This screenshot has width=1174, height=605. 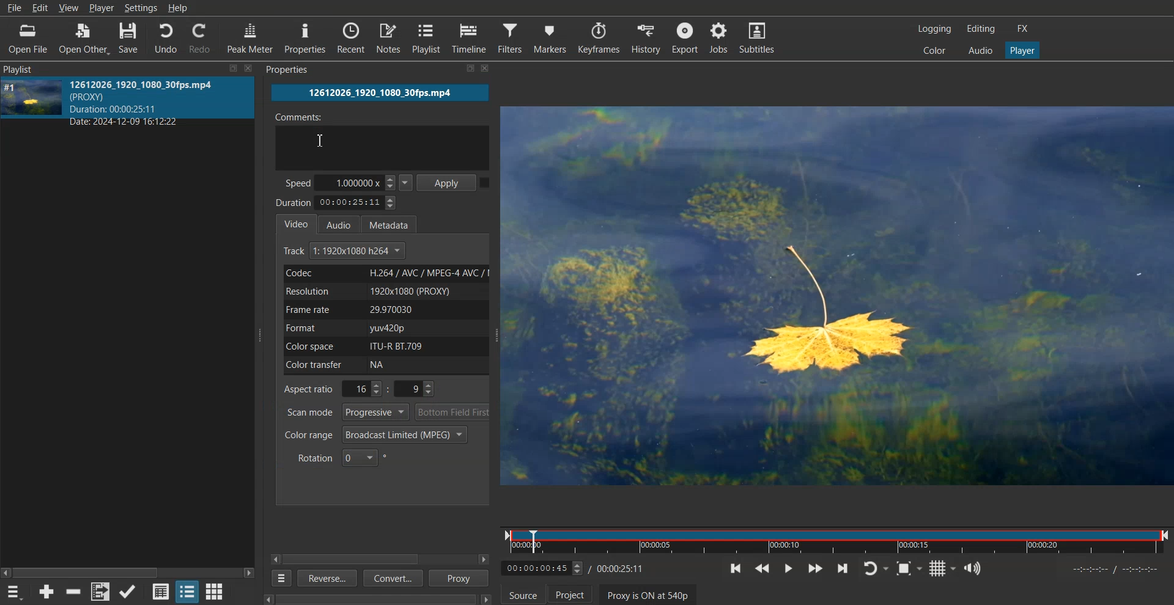 What do you see at coordinates (448, 182) in the screenshot?
I see `Apply` at bounding box center [448, 182].